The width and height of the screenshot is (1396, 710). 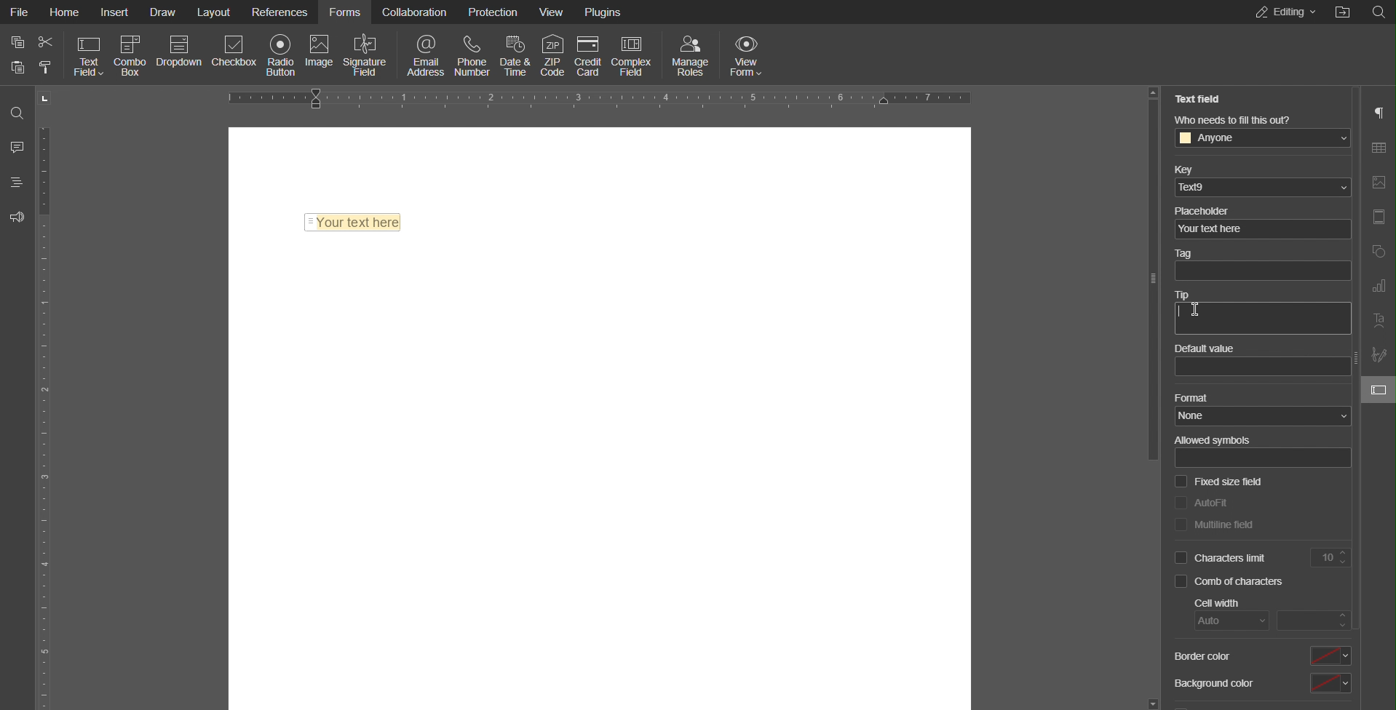 I want to click on Characters Limit, so click(x=1272, y=558).